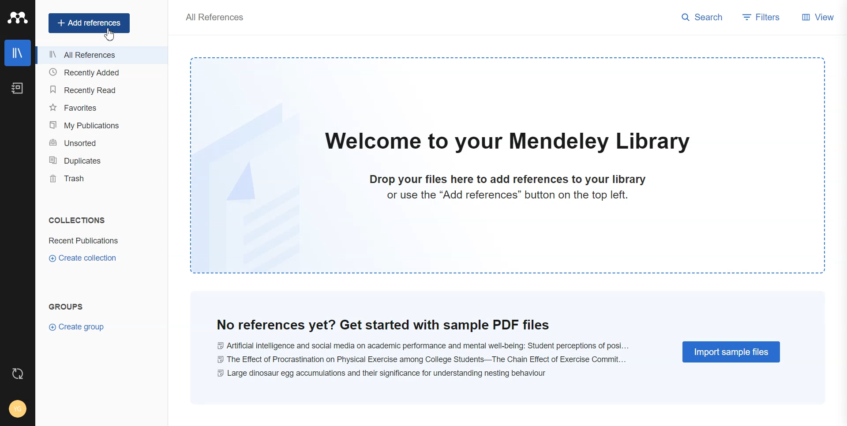 The image size is (847, 426). Describe the element at coordinates (78, 220) in the screenshot. I see `COLLECTIONS` at that location.